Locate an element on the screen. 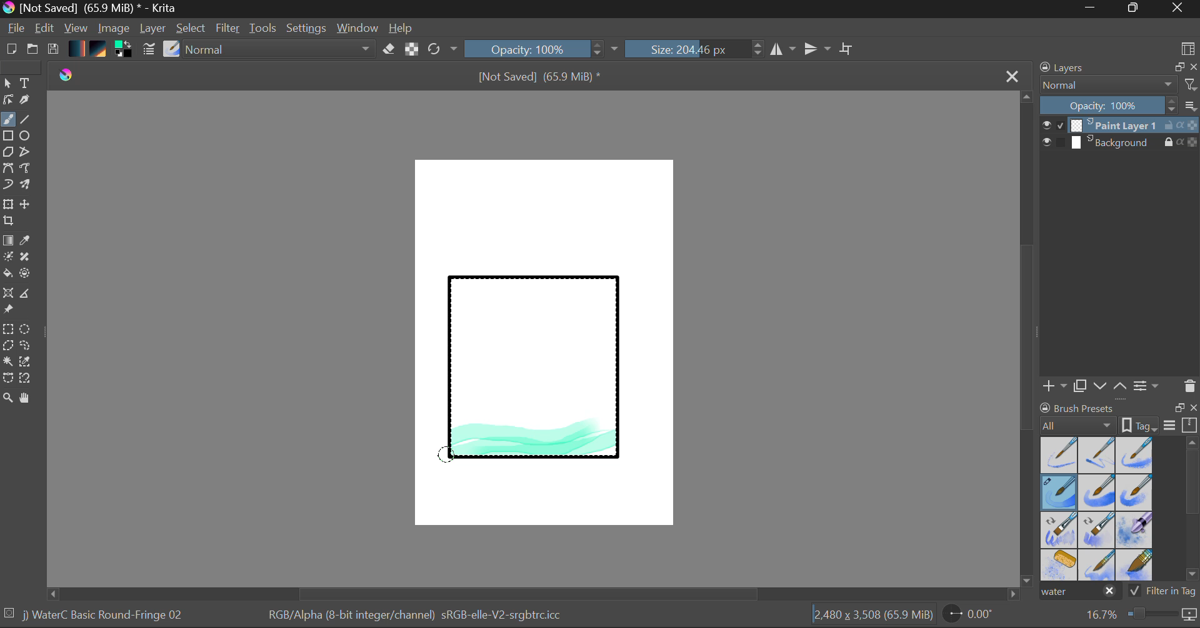  Brush Settings is located at coordinates (147, 50).